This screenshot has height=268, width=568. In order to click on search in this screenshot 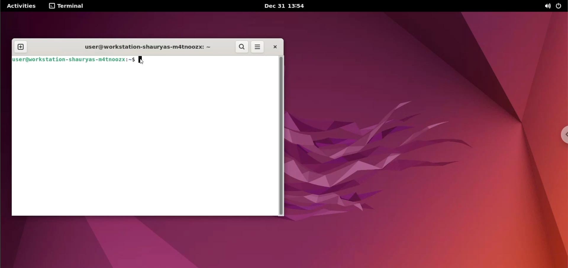, I will do `click(242, 47)`.